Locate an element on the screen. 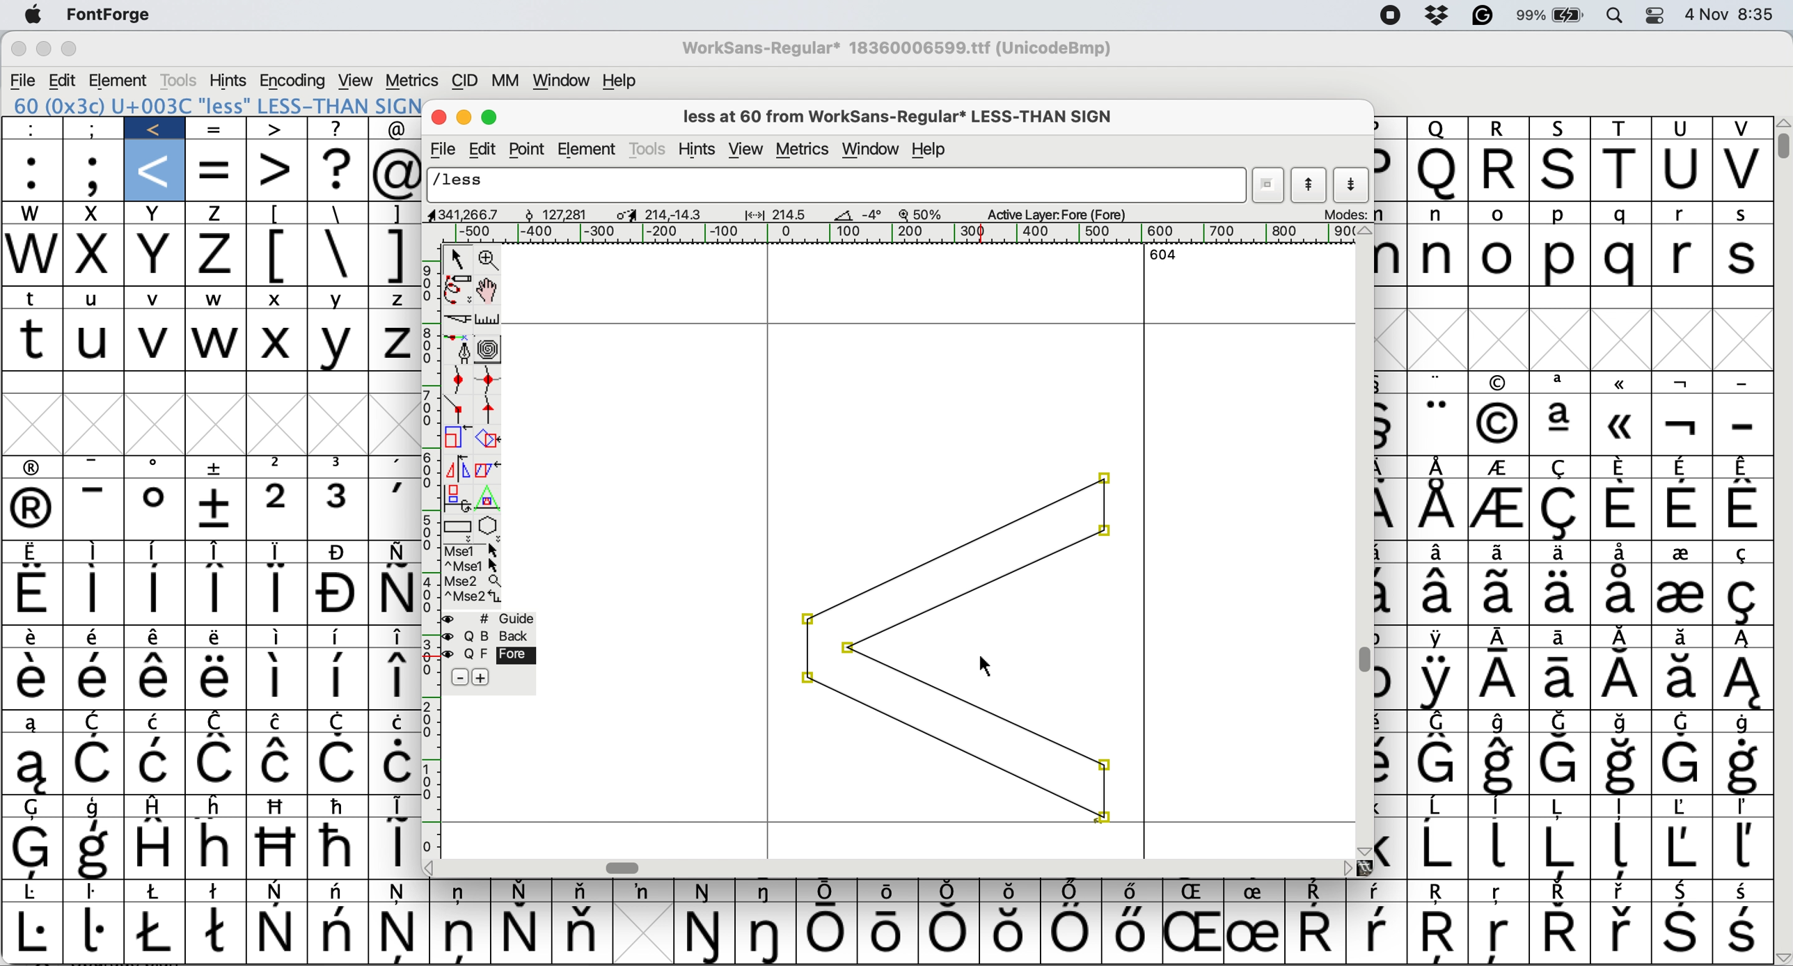  Symbol is located at coordinates (1500, 595).